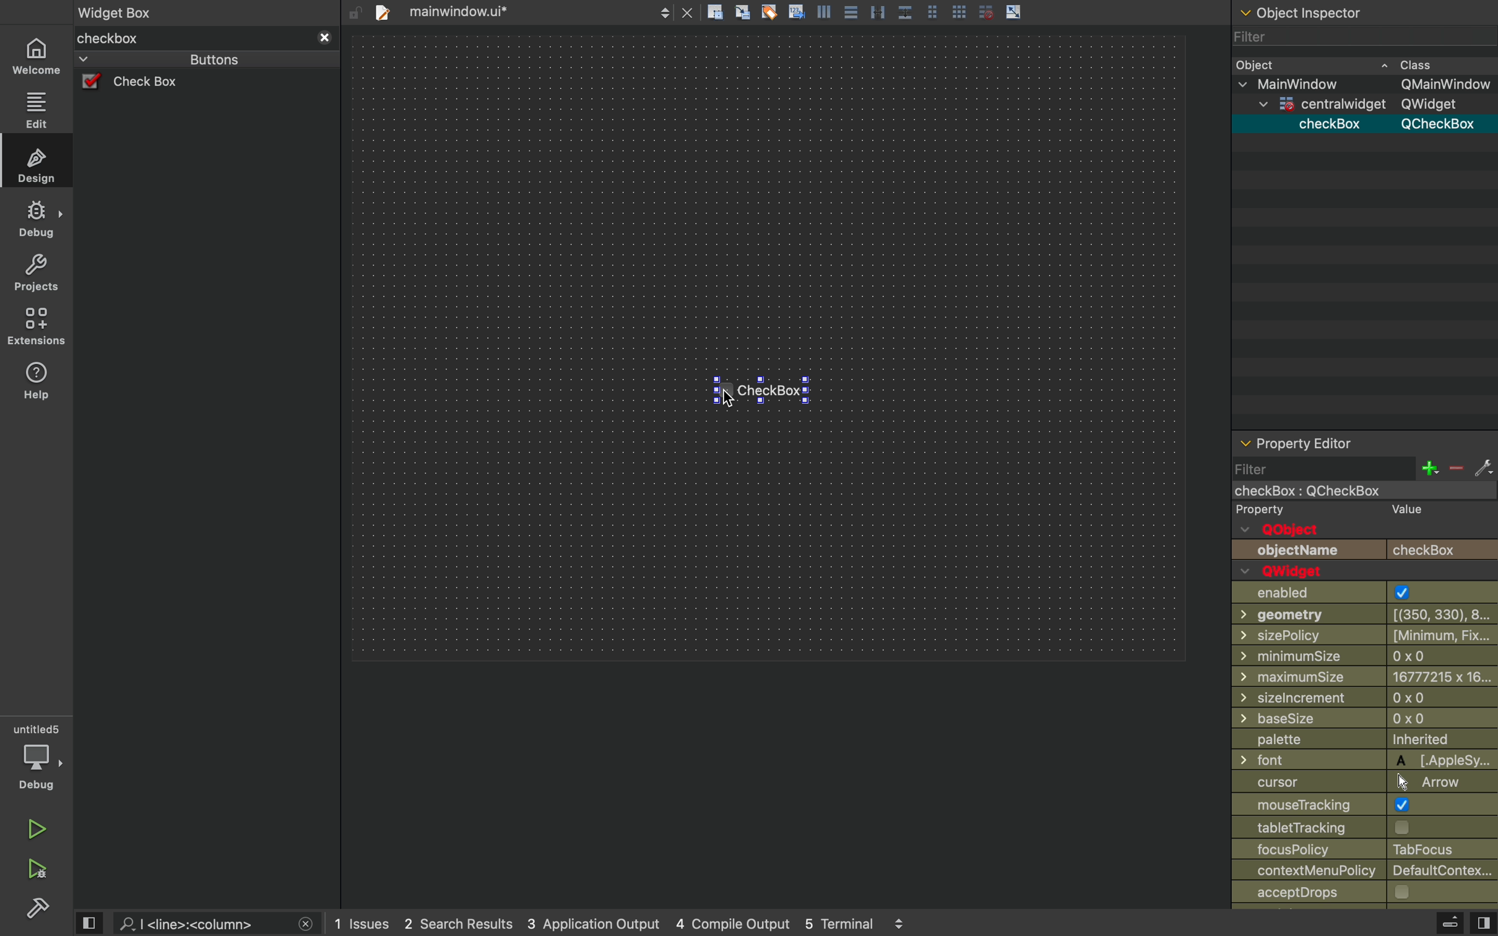 This screenshot has width=1498, height=936. I want to click on palette, so click(1363, 741).